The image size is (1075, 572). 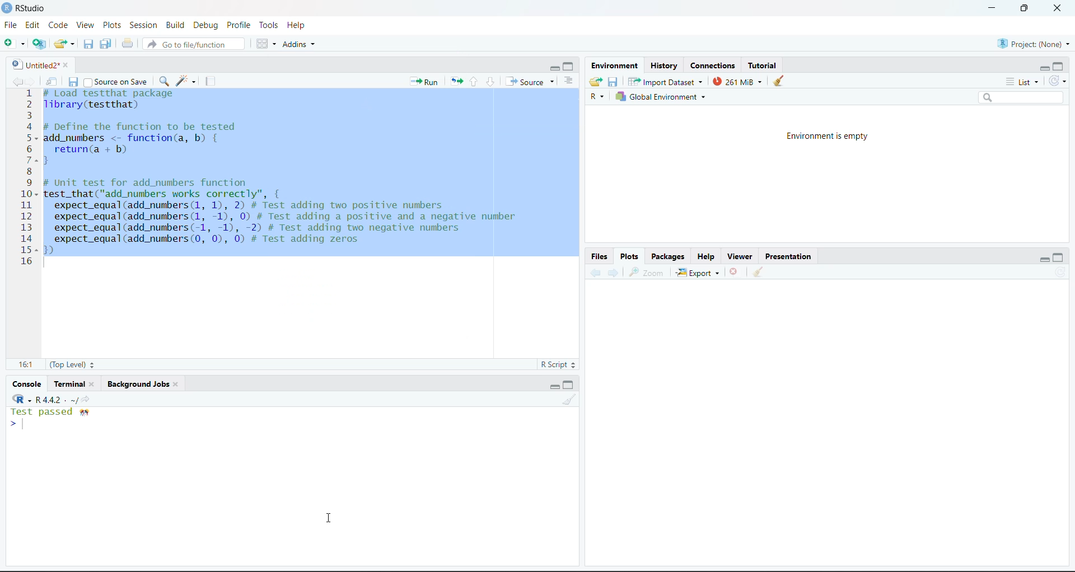 What do you see at coordinates (34, 63) in the screenshot?
I see `Untitled2*` at bounding box center [34, 63].